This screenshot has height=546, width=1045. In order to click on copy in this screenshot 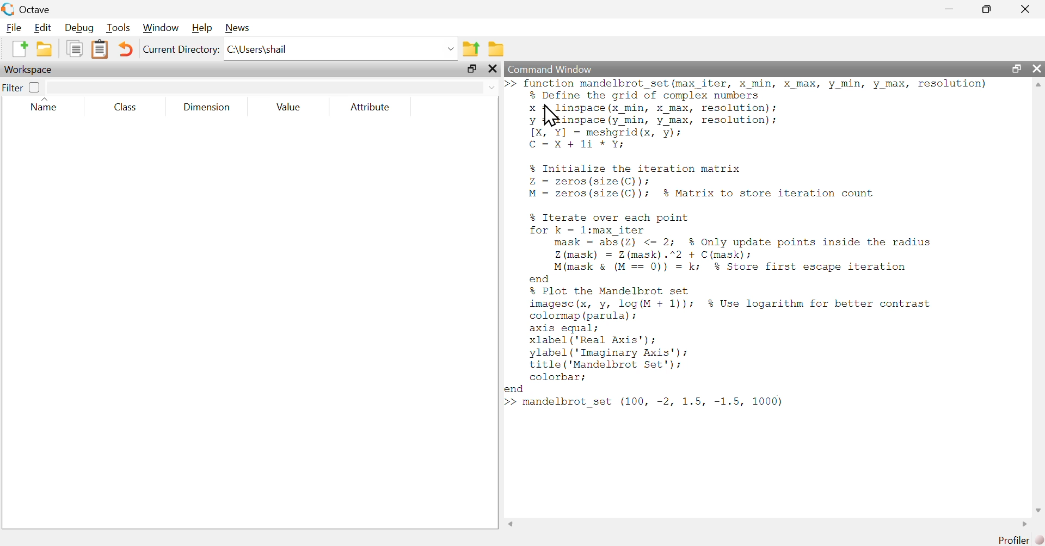, I will do `click(74, 49)`.